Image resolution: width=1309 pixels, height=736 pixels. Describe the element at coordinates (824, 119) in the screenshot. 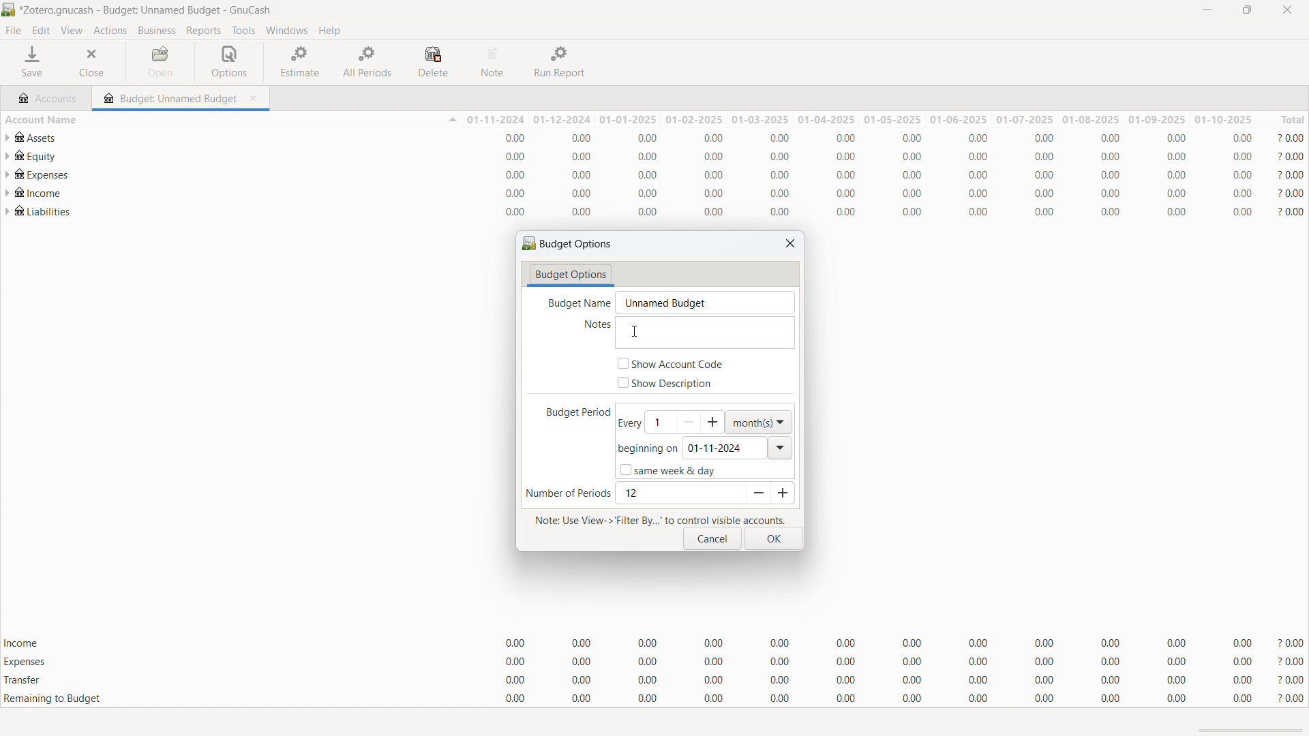

I see `01-04-2025` at that location.